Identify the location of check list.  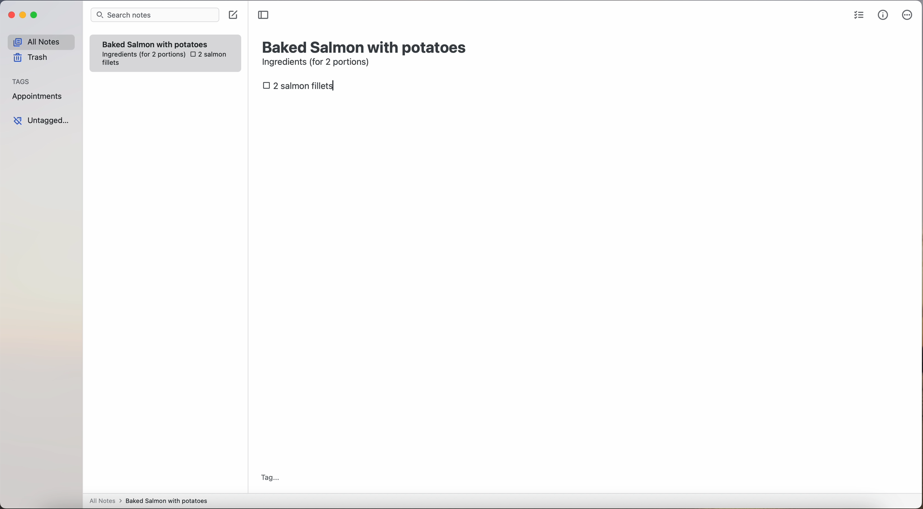
(859, 15).